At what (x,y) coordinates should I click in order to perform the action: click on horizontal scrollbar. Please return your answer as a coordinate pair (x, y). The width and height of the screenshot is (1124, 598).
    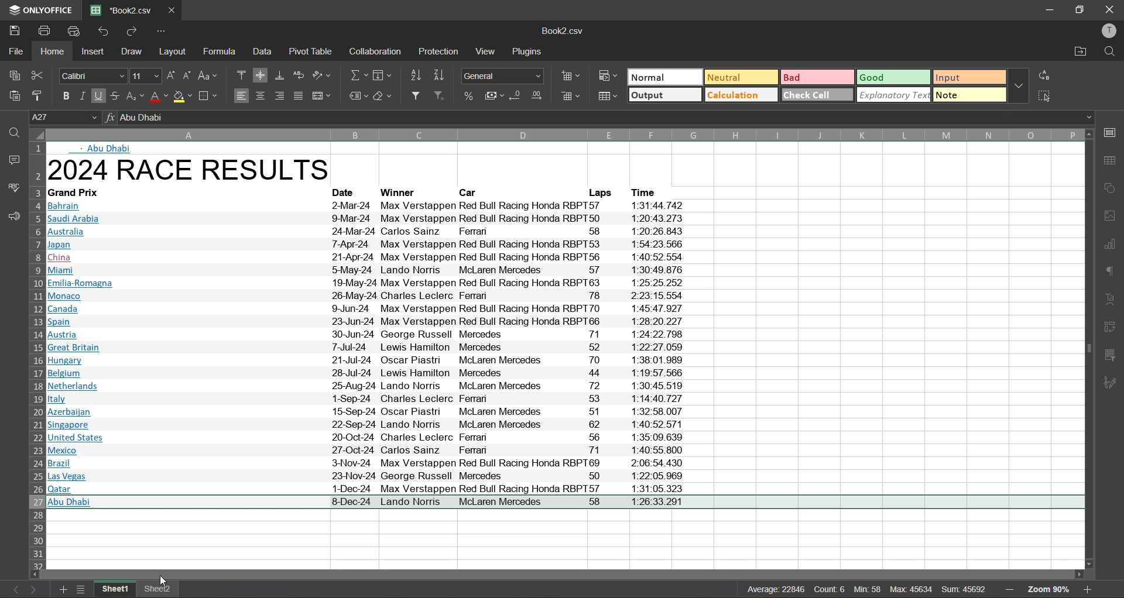
    Looking at the image, I should click on (561, 573).